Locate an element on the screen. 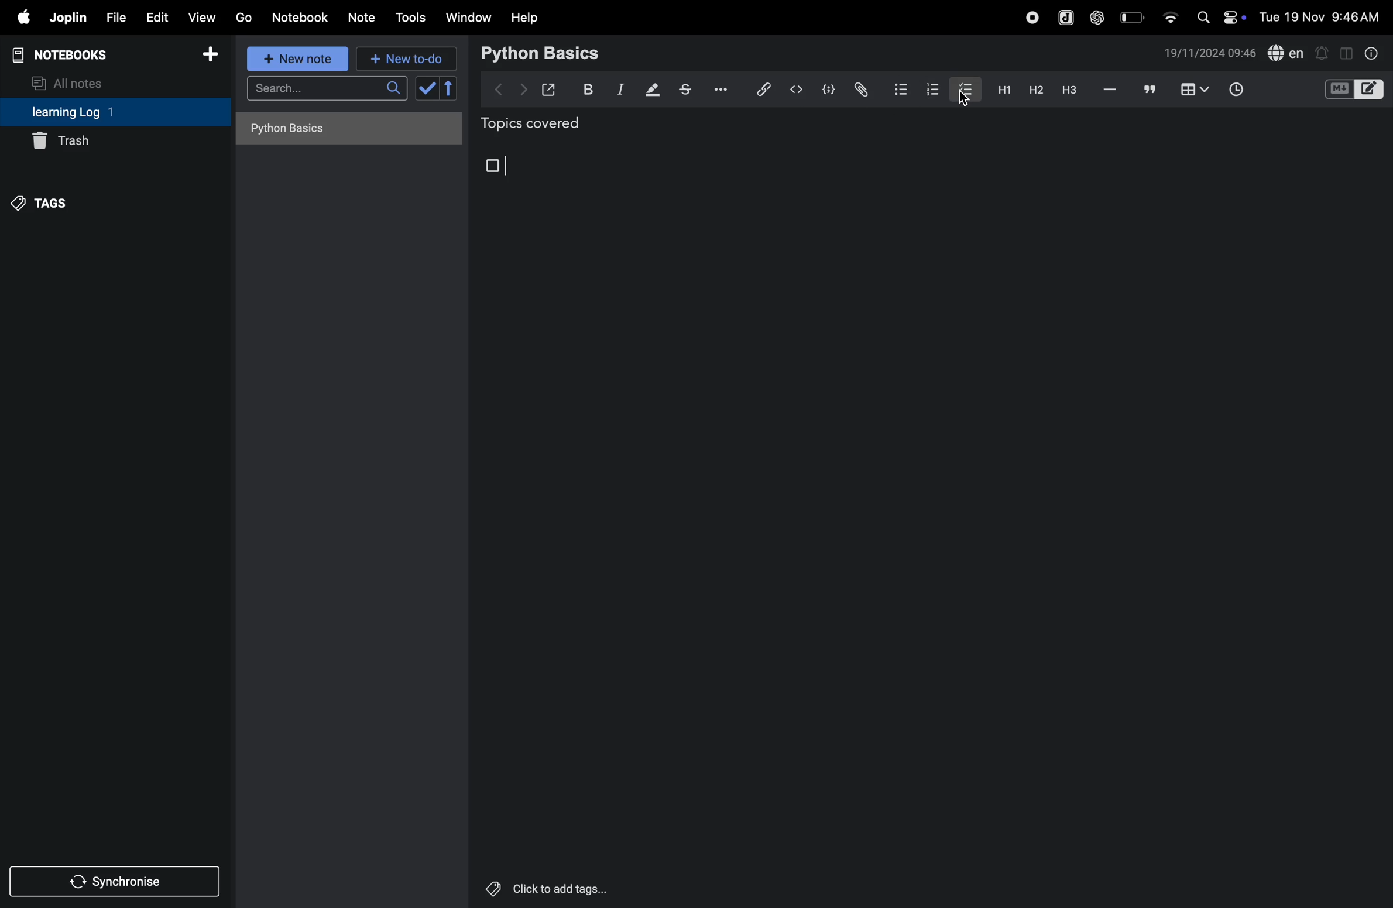  code block is located at coordinates (826, 91).